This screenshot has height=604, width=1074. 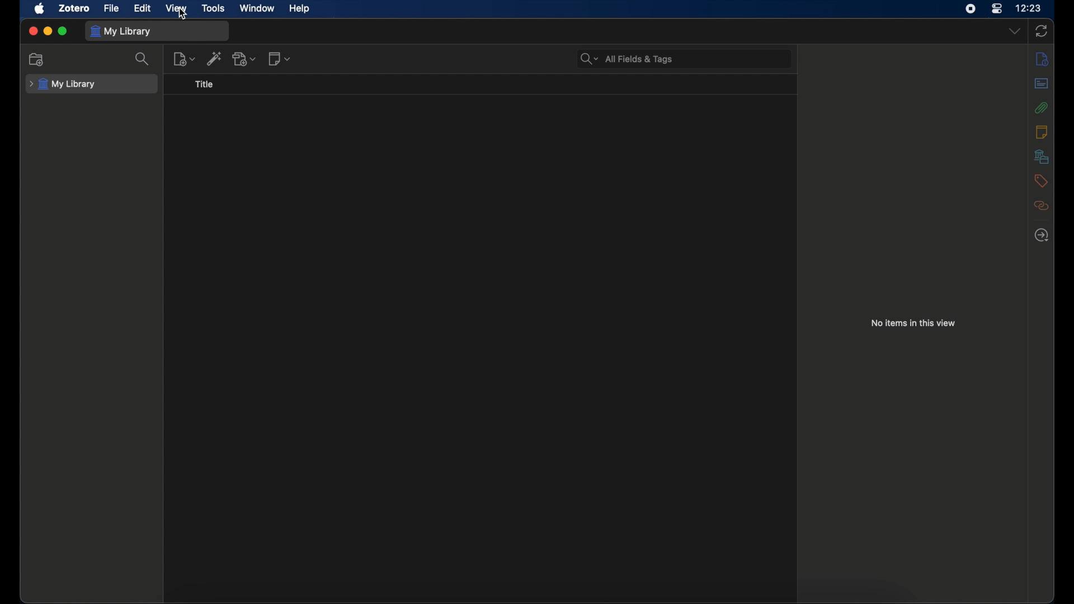 I want to click on search bar, so click(x=626, y=59).